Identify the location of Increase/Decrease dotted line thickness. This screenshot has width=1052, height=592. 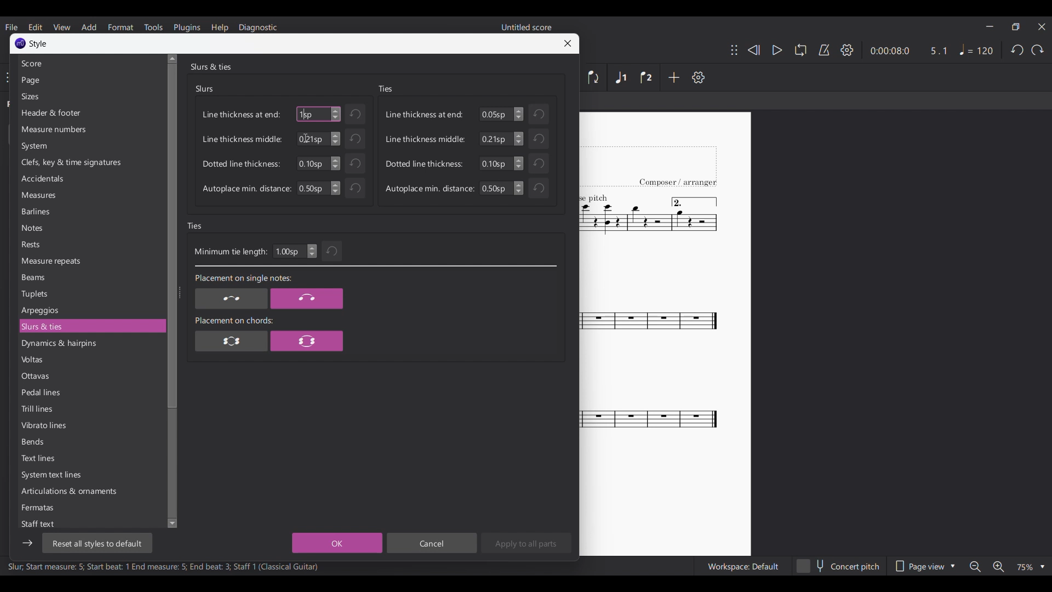
(335, 163).